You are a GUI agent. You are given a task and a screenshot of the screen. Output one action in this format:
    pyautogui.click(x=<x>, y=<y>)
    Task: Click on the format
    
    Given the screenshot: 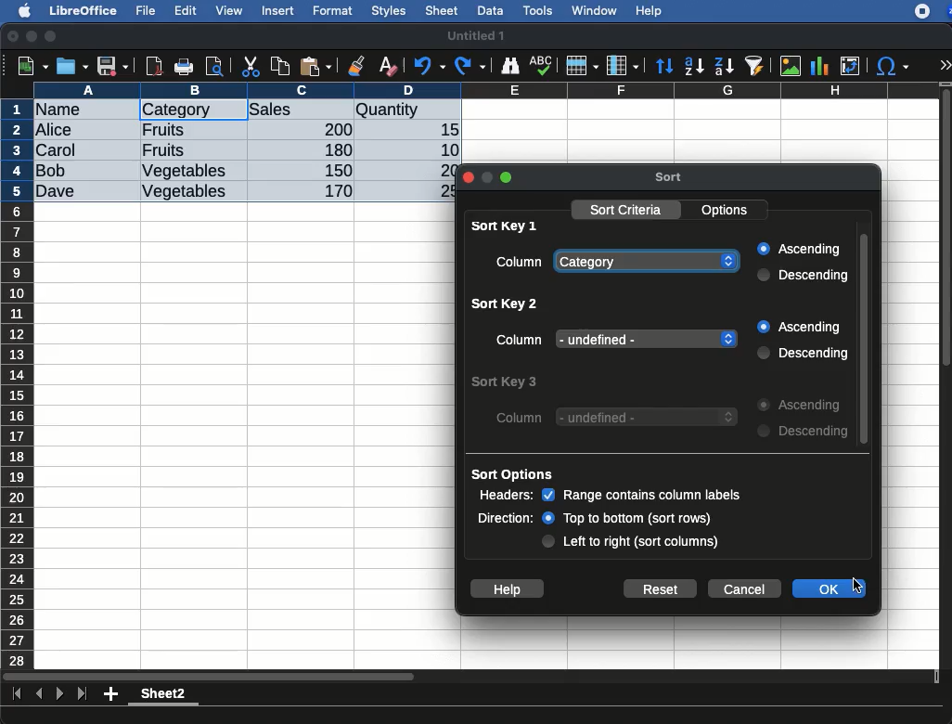 What is the action you would take?
    pyautogui.click(x=333, y=11)
    